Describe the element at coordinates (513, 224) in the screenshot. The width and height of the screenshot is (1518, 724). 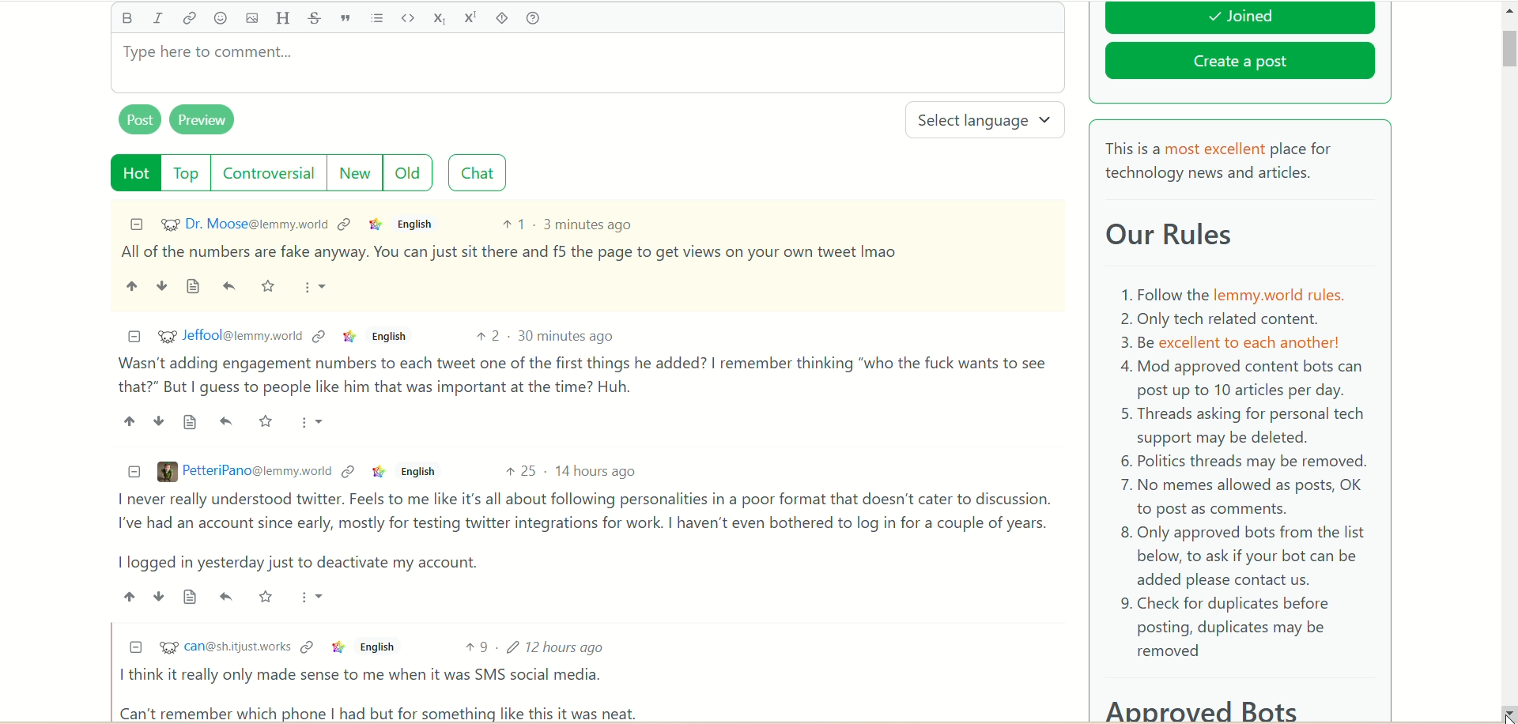
I see `Upvote 1` at that location.